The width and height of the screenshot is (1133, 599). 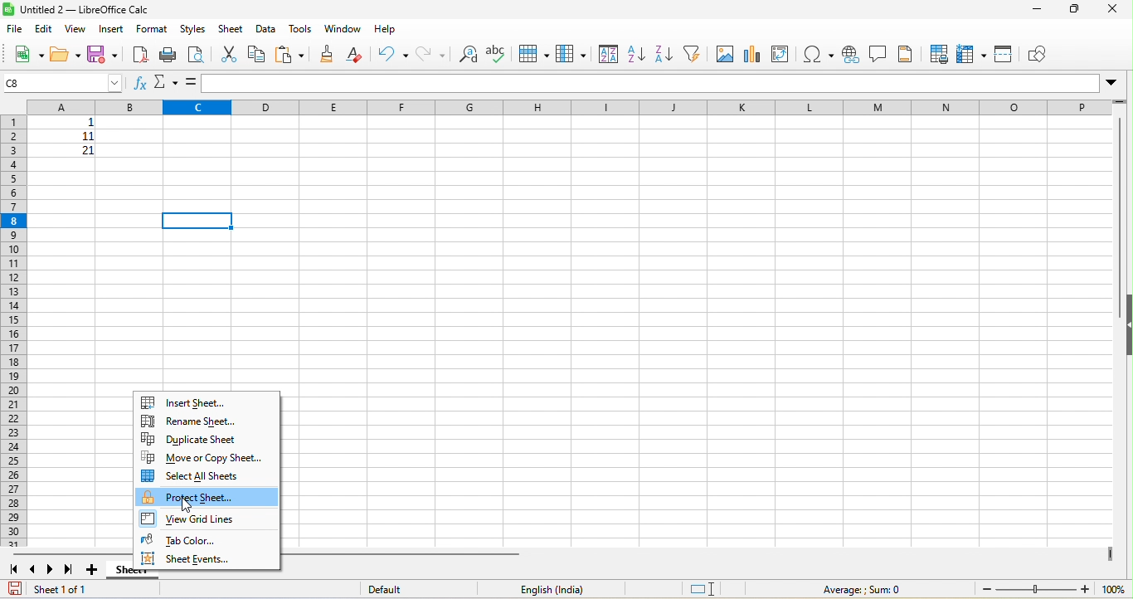 What do you see at coordinates (465, 54) in the screenshot?
I see `find and replace` at bounding box center [465, 54].